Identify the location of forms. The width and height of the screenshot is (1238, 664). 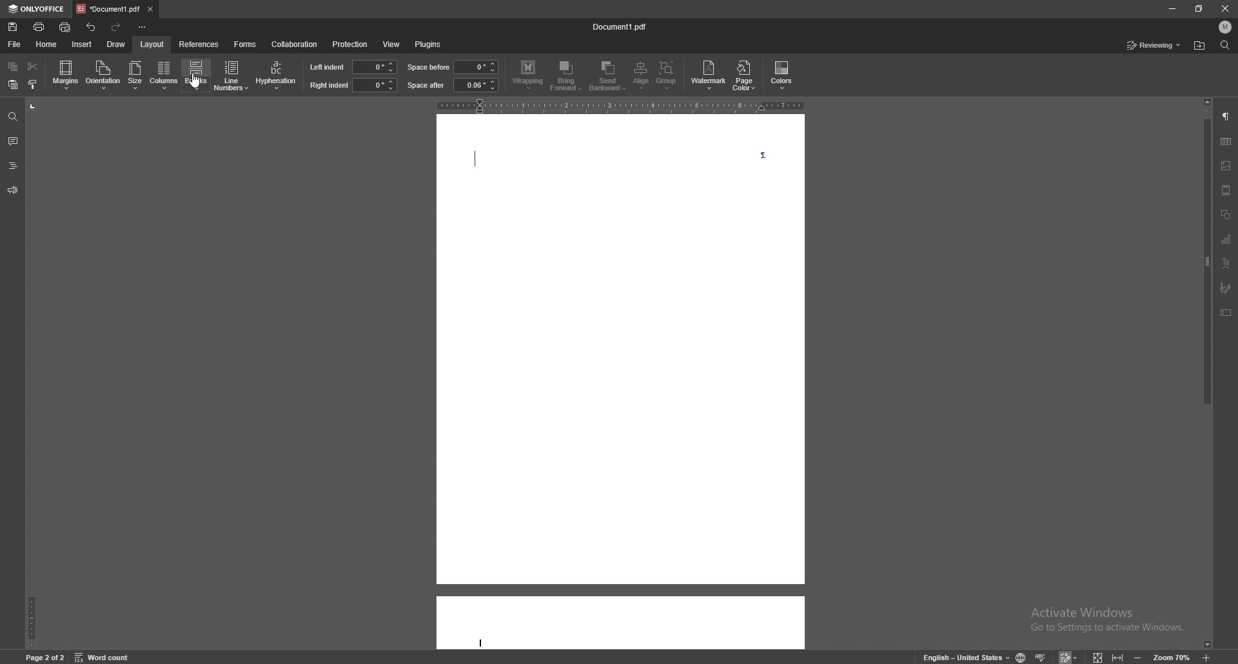
(246, 44).